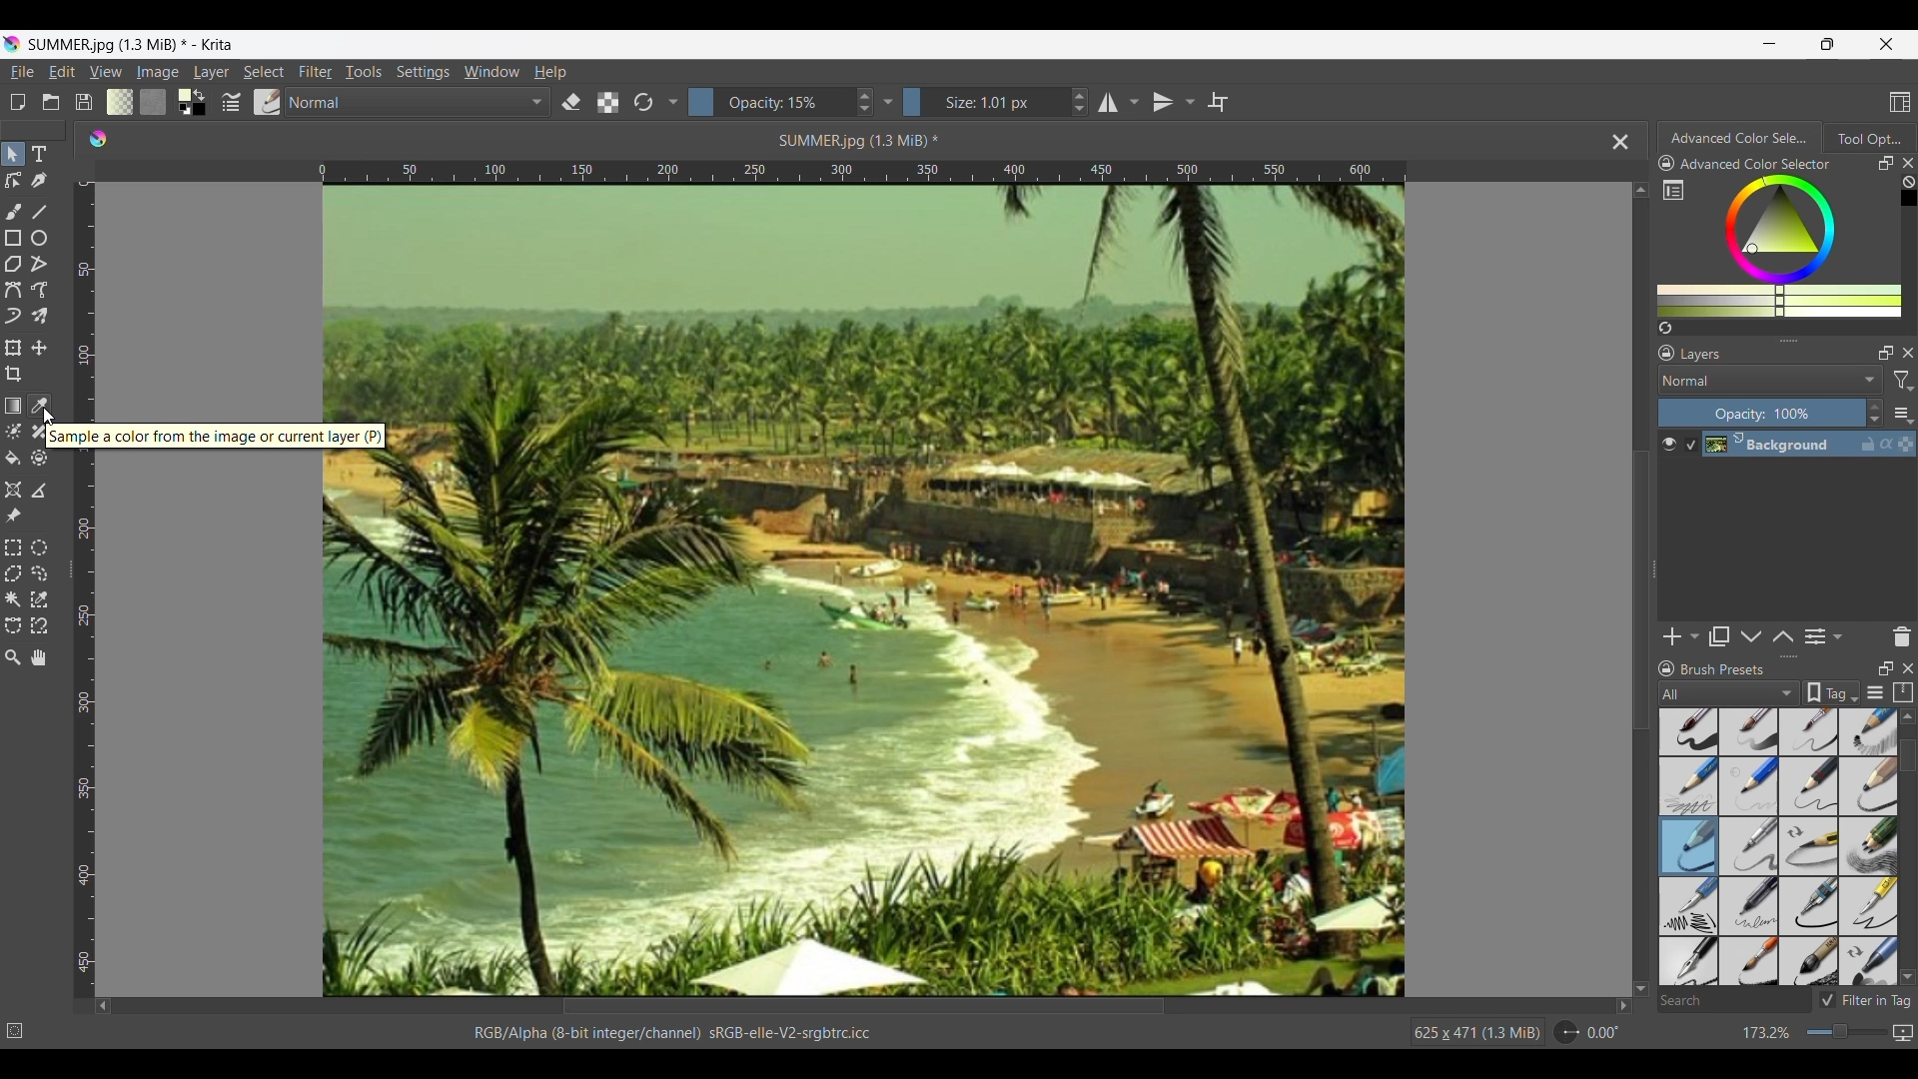 The image size is (1918, 1079). What do you see at coordinates (83, 102) in the screenshot?
I see `Save` at bounding box center [83, 102].